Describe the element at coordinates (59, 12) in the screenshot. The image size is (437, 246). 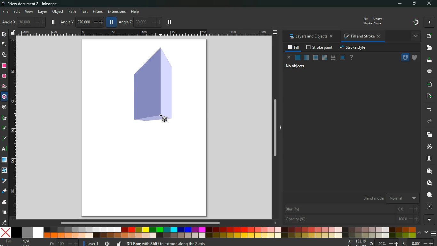
I see `object` at that location.